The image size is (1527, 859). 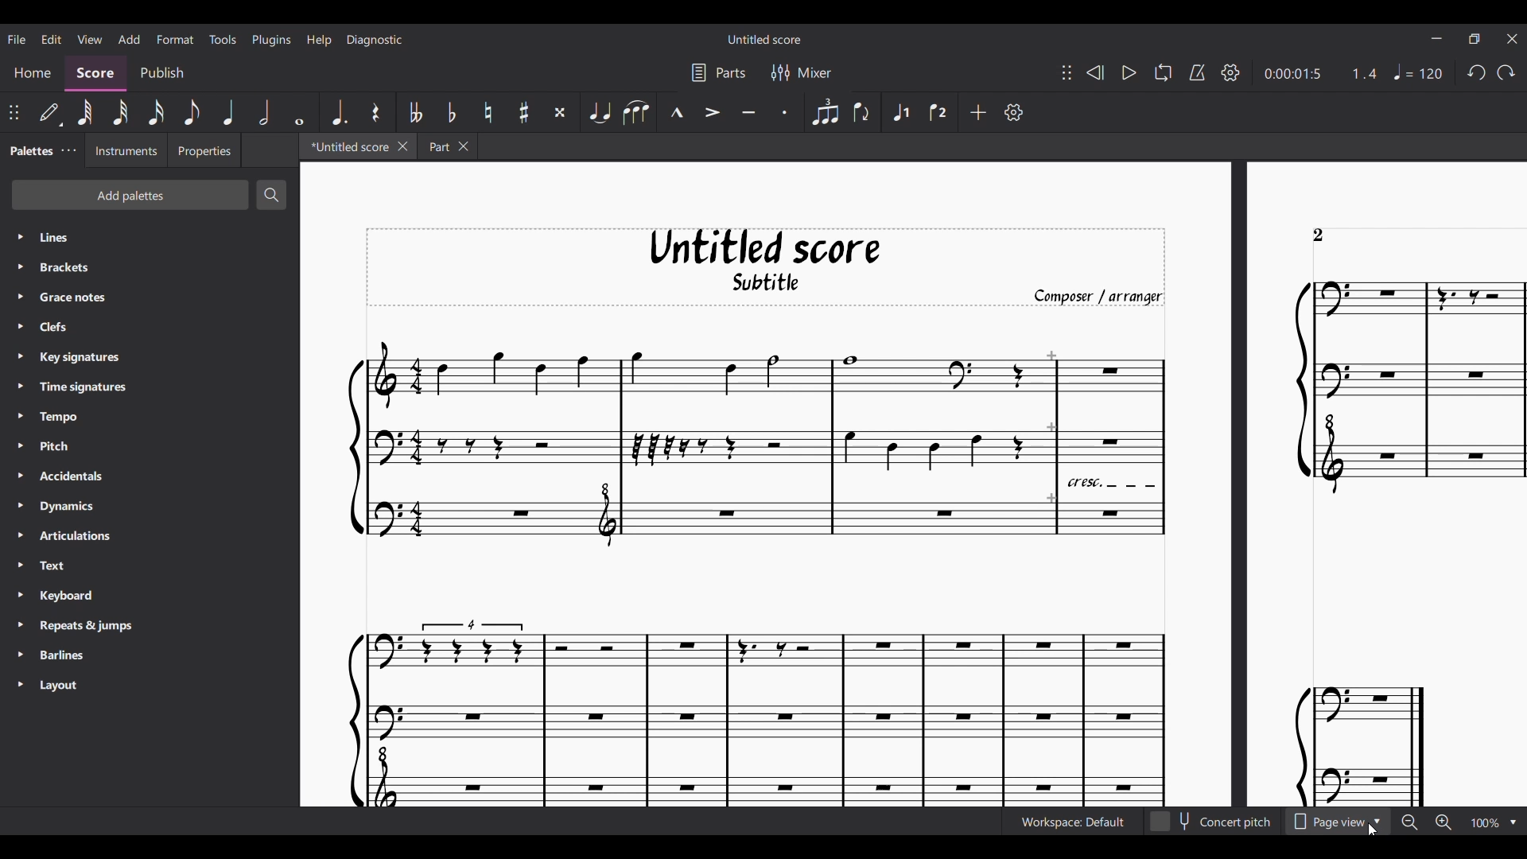 I want to click on Flip direction, so click(x=862, y=112).